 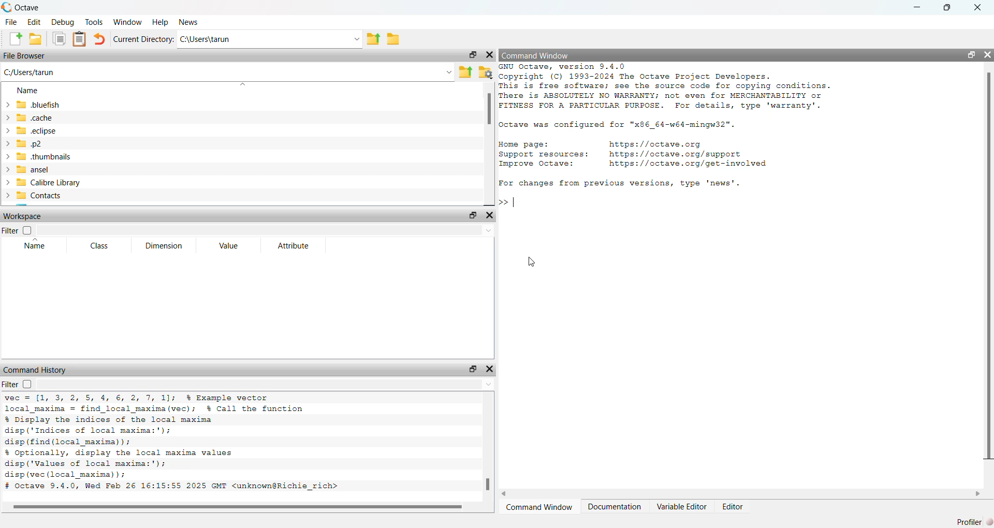 What do you see at coordinates (59, 39) in the screenshot?
I see `Copy` at bounding box center [59, 39].